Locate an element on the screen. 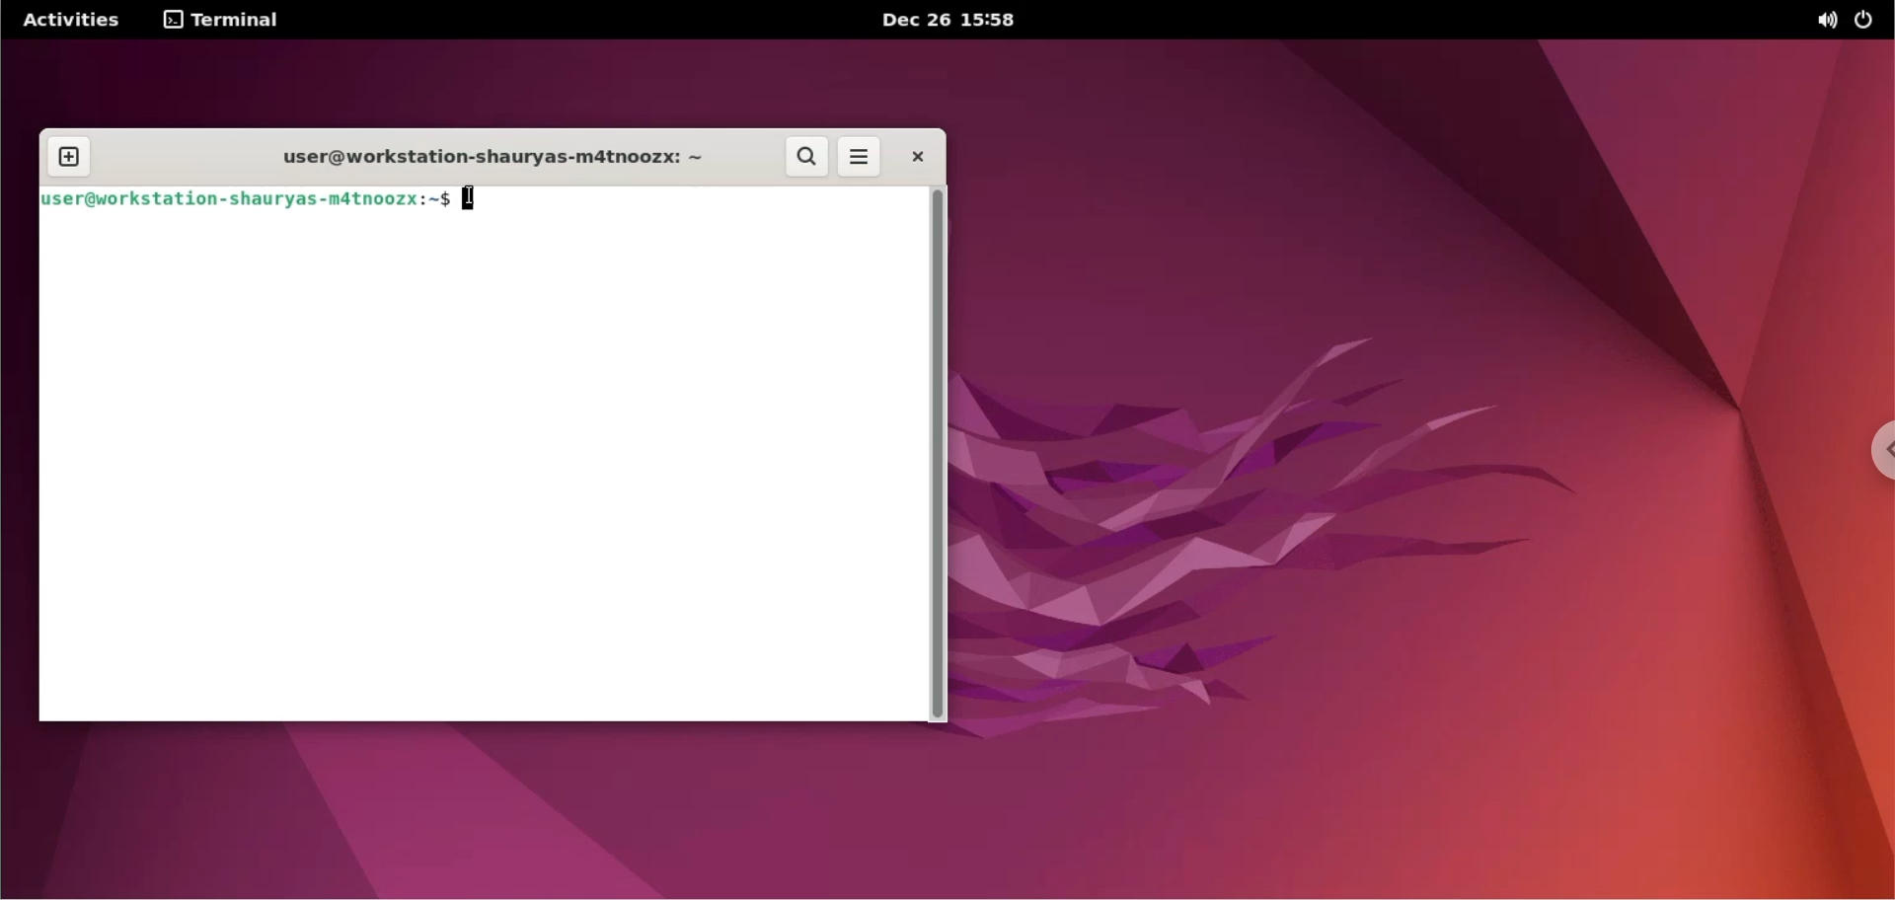  power options is located at coordinates (1864, 20).